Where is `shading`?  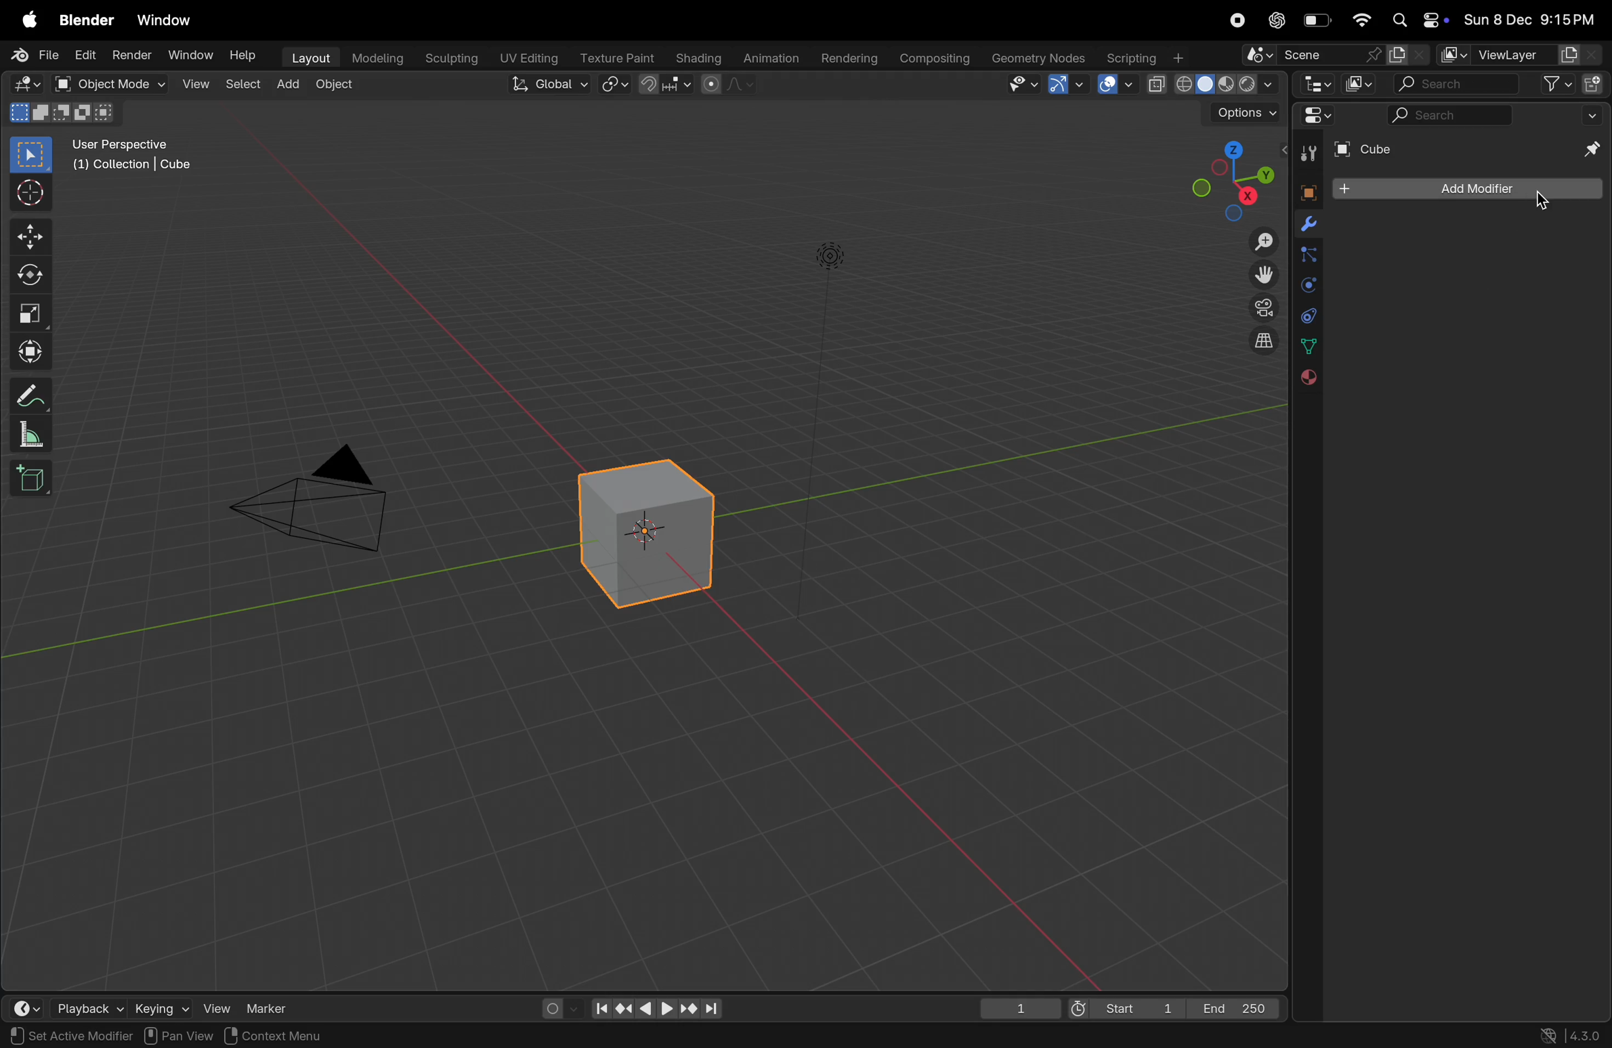 shading is located at coordinates (694, 56).